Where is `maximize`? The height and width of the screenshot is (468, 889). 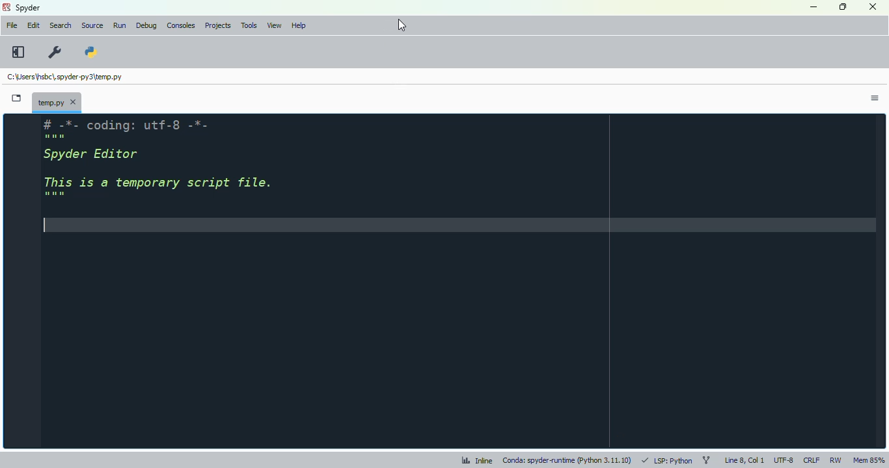 maximize is located at coordinates (844, 6).